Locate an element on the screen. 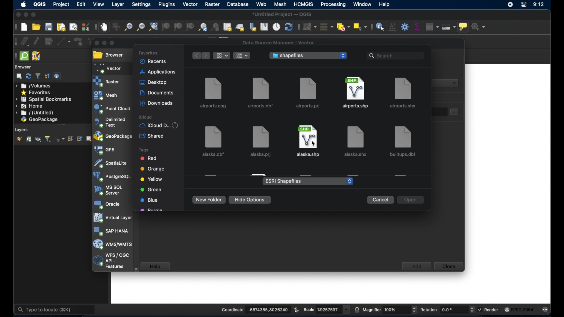 The image size is (564, 317). show statistical summary is located at coordinates (417, 26).